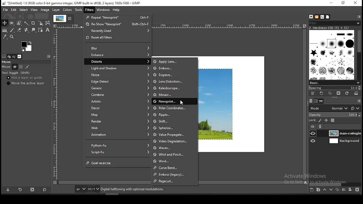  What do you see at coordinates (332, 3) in the screenshot?
I see `minimize` at bounding box center [332, 3].